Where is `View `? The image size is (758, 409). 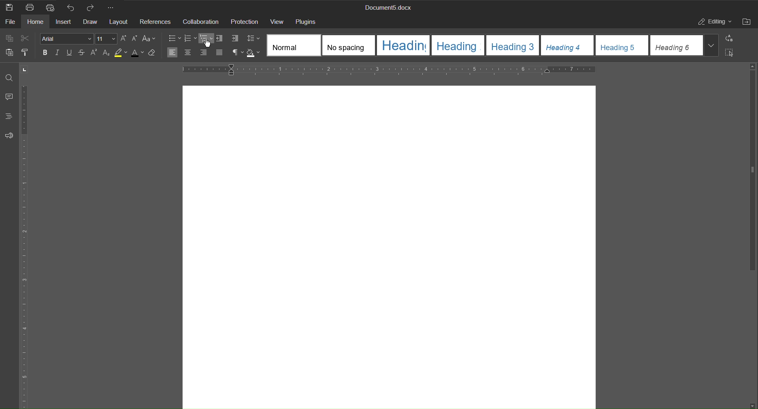 View  is located at coordinates (278, 23).